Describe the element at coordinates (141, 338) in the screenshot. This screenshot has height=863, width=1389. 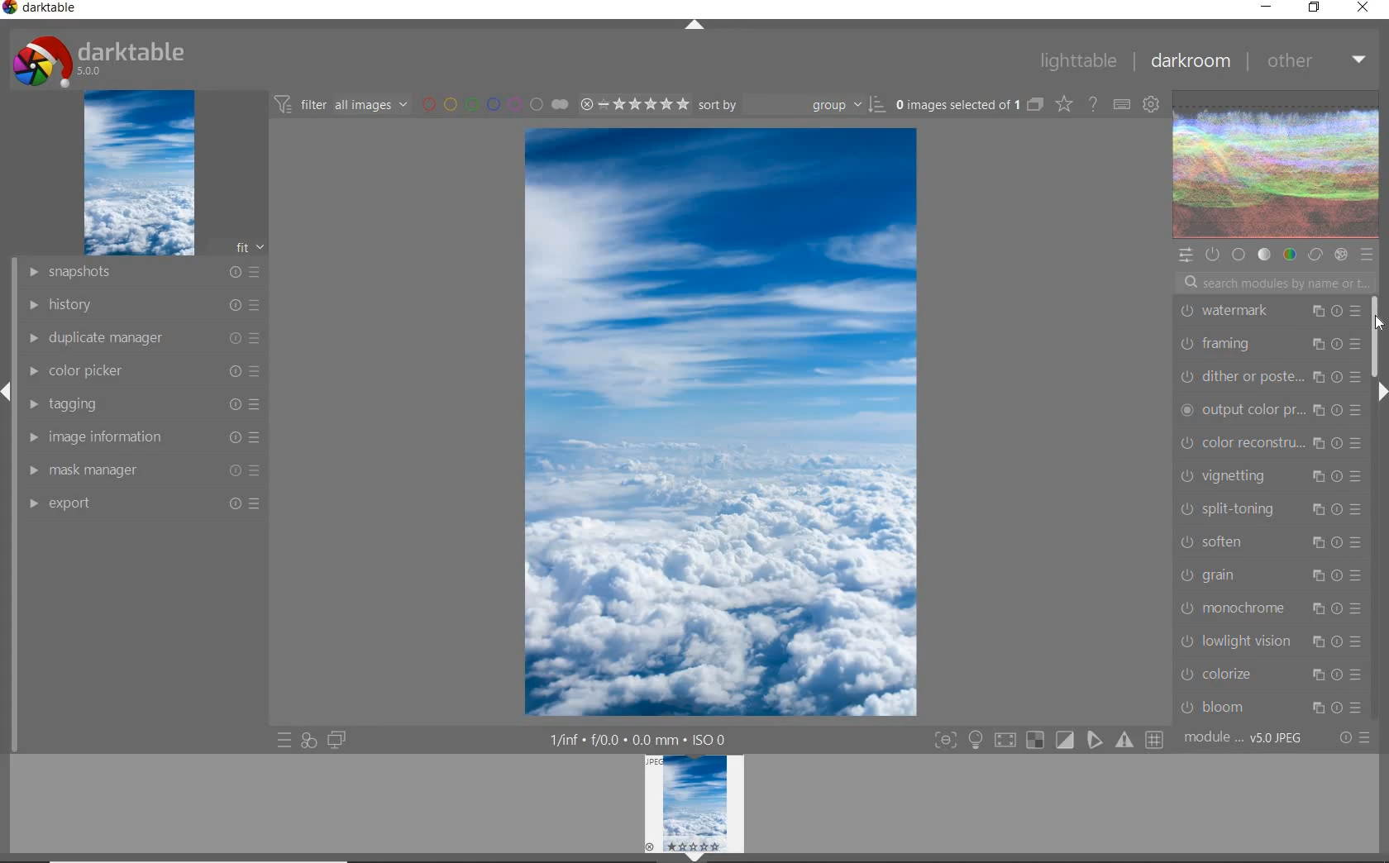
I see `DUPLICATE MANAGER` at that location.